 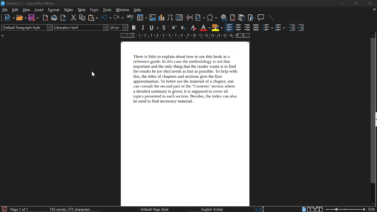 I want to click on insert bookmark, so click(x=251, y=18).